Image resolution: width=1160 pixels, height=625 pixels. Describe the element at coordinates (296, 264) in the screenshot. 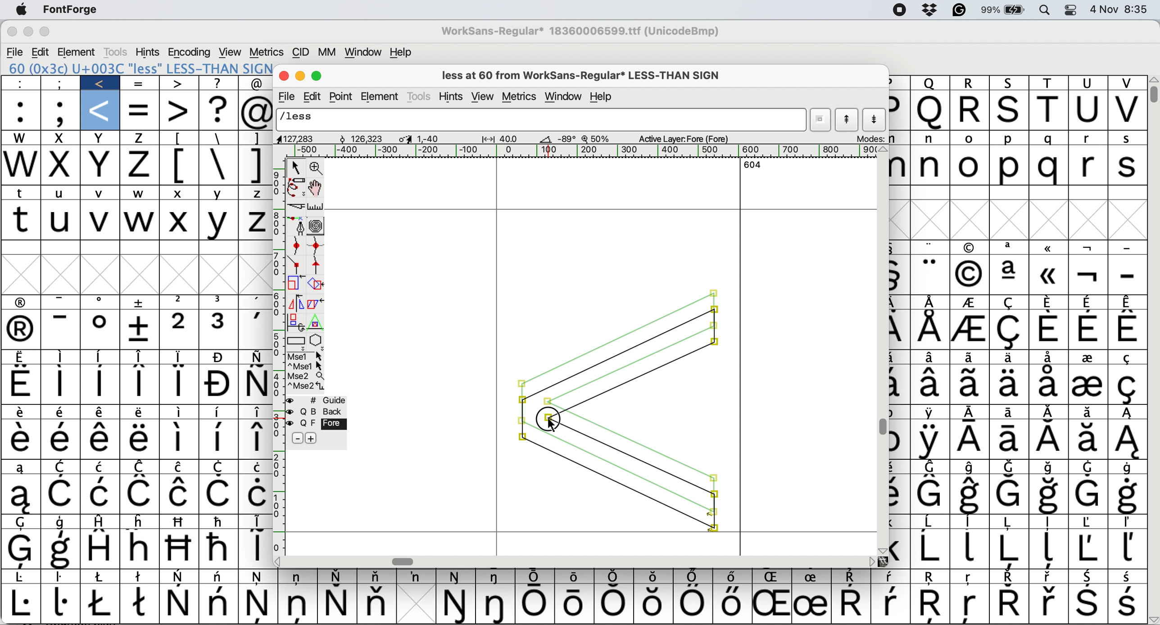

I see `commer point` at that location.